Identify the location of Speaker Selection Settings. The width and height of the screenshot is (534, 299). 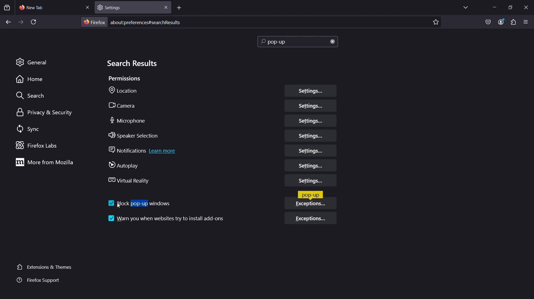
(310, 135).